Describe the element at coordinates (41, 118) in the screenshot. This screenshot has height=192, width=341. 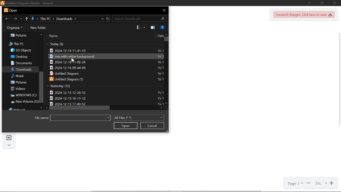
I see `file name` at that location.